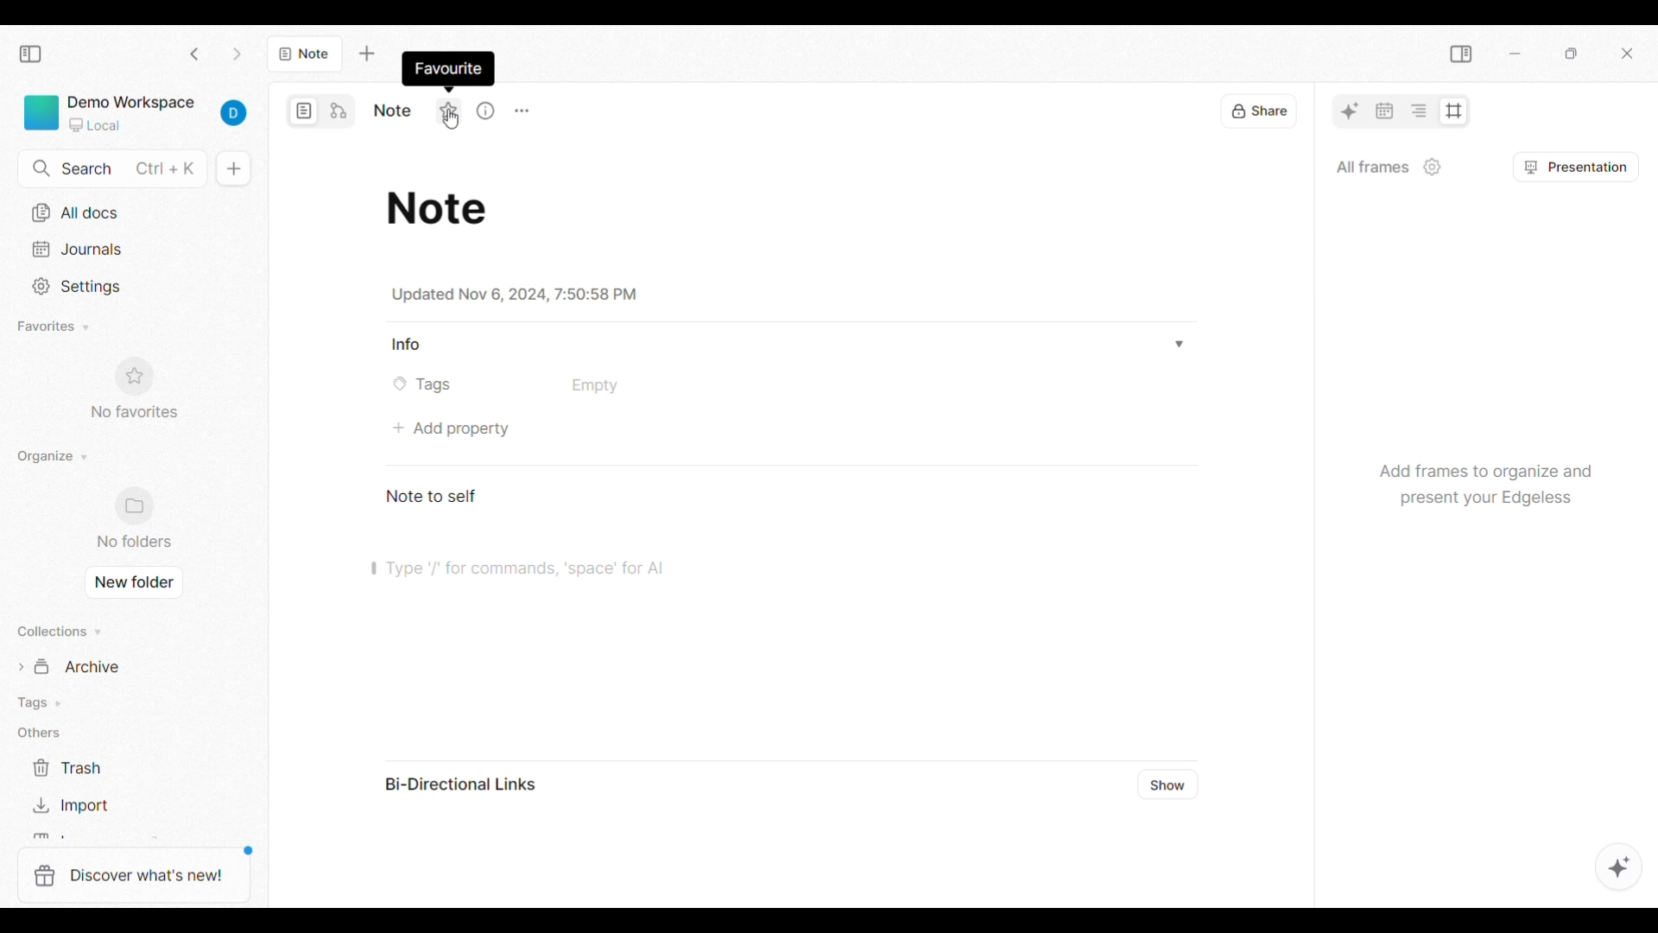 The height and width of the screenshot is (933, 1658). I want to click on Go back, so click(194, 54).